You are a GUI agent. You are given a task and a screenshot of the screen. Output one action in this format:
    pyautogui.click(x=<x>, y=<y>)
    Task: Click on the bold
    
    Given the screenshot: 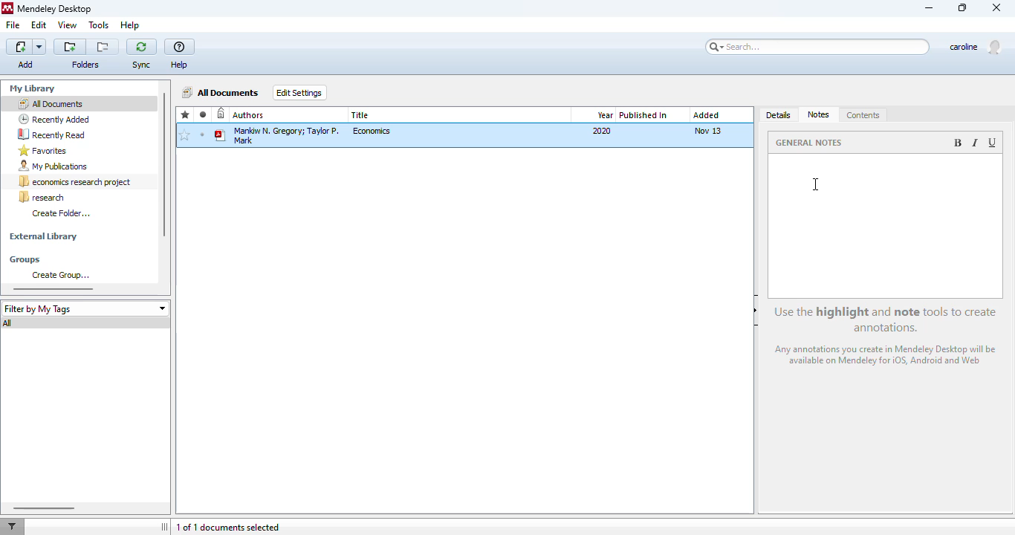 What is the action you would take?
    pyautogui.click(x=957, y=143)
    